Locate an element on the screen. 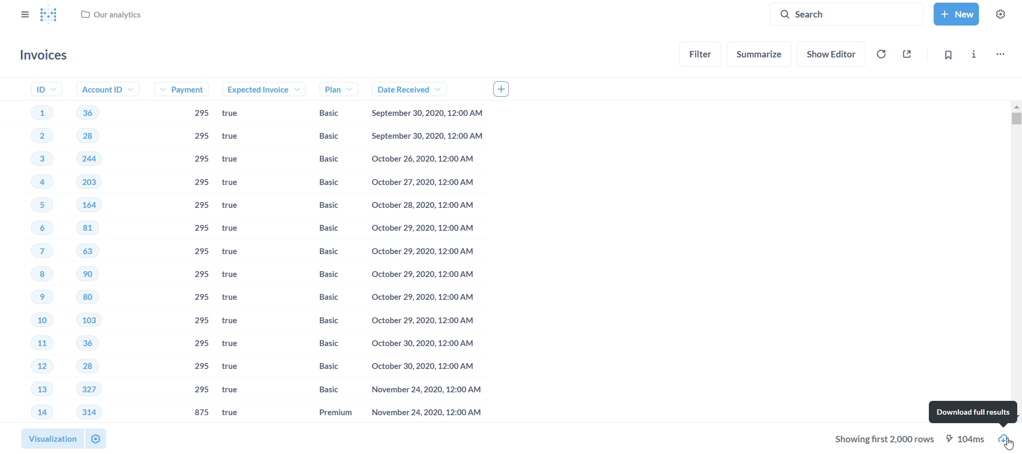  Basic is located at coordinates (320, 320).